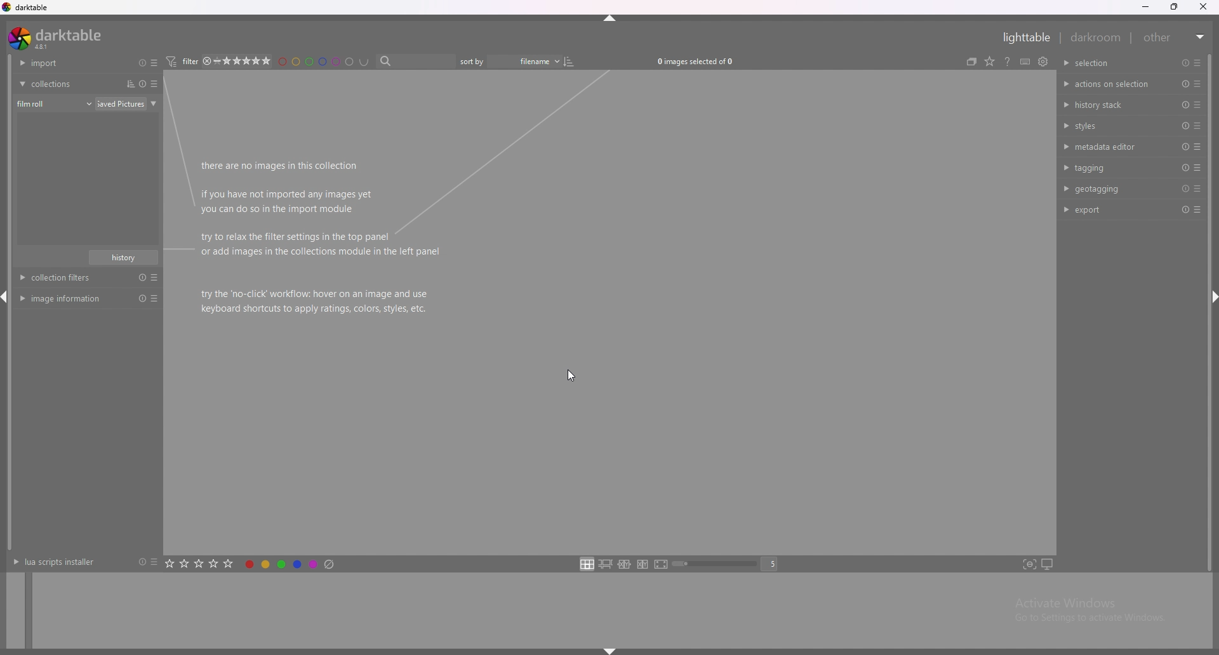 Image resolution: width=1219 pixels, height=655 pixels. I want to click on photo name, so click(88, 119).